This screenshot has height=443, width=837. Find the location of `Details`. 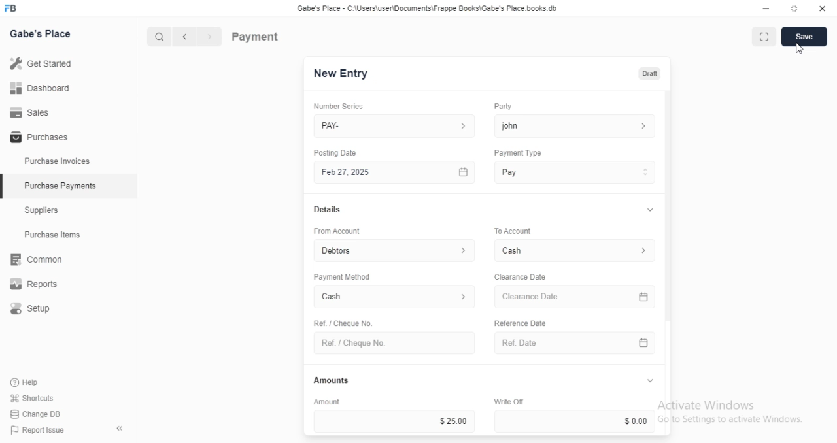

Details is located at coordinates (326, 210).